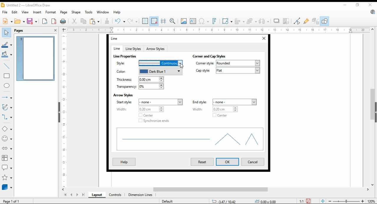 This screenshot has height=204, width=377. What do you see at coordinates (218, 30) in the screenshot?
I see `horizontal scale` at bounding box center [218, 30].